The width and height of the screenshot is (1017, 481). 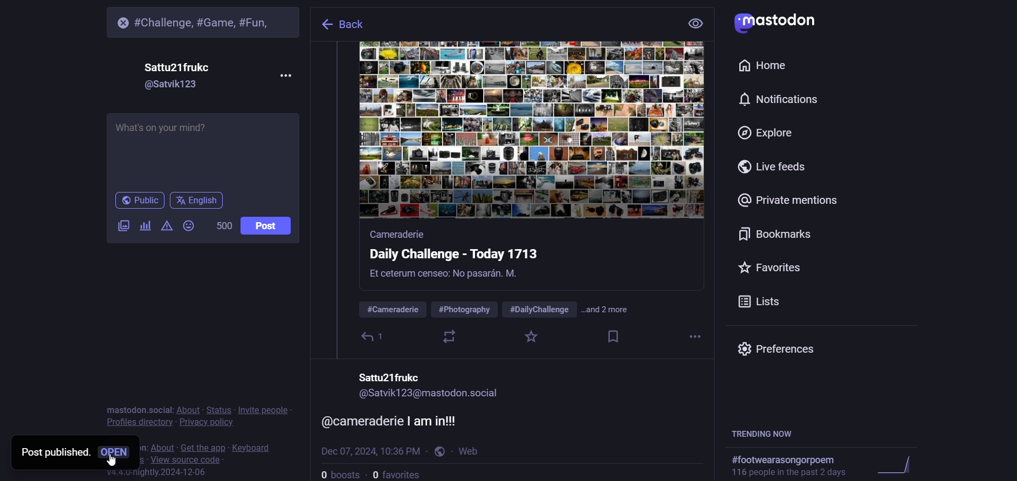 What do you see at coordinates (139, 422) in the screenshot?
I see `profile` at bounding box center [139, 422].